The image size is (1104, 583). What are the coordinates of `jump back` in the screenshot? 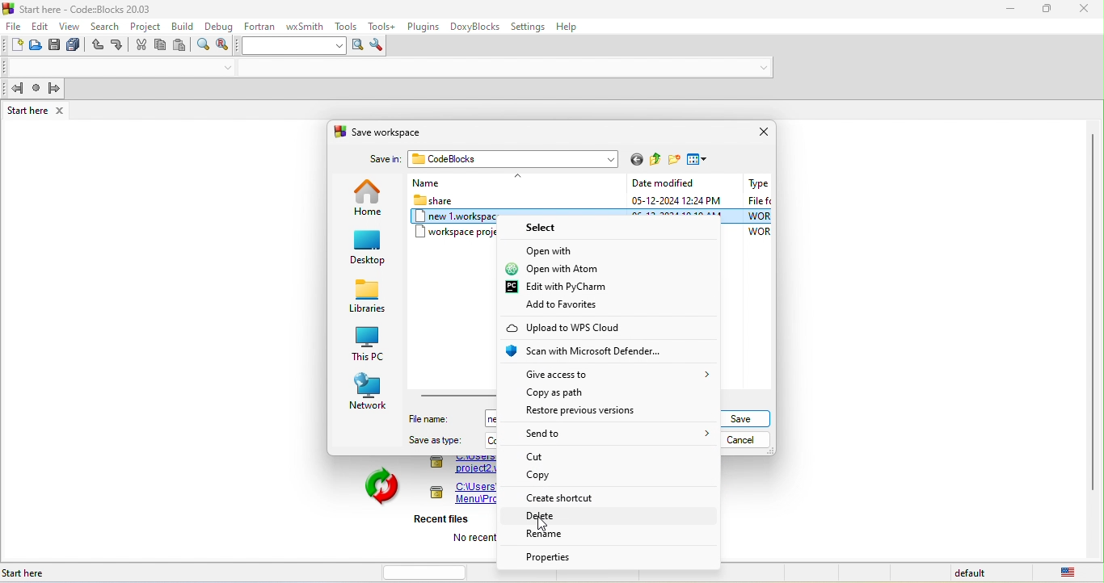 It's located at (15, 89).